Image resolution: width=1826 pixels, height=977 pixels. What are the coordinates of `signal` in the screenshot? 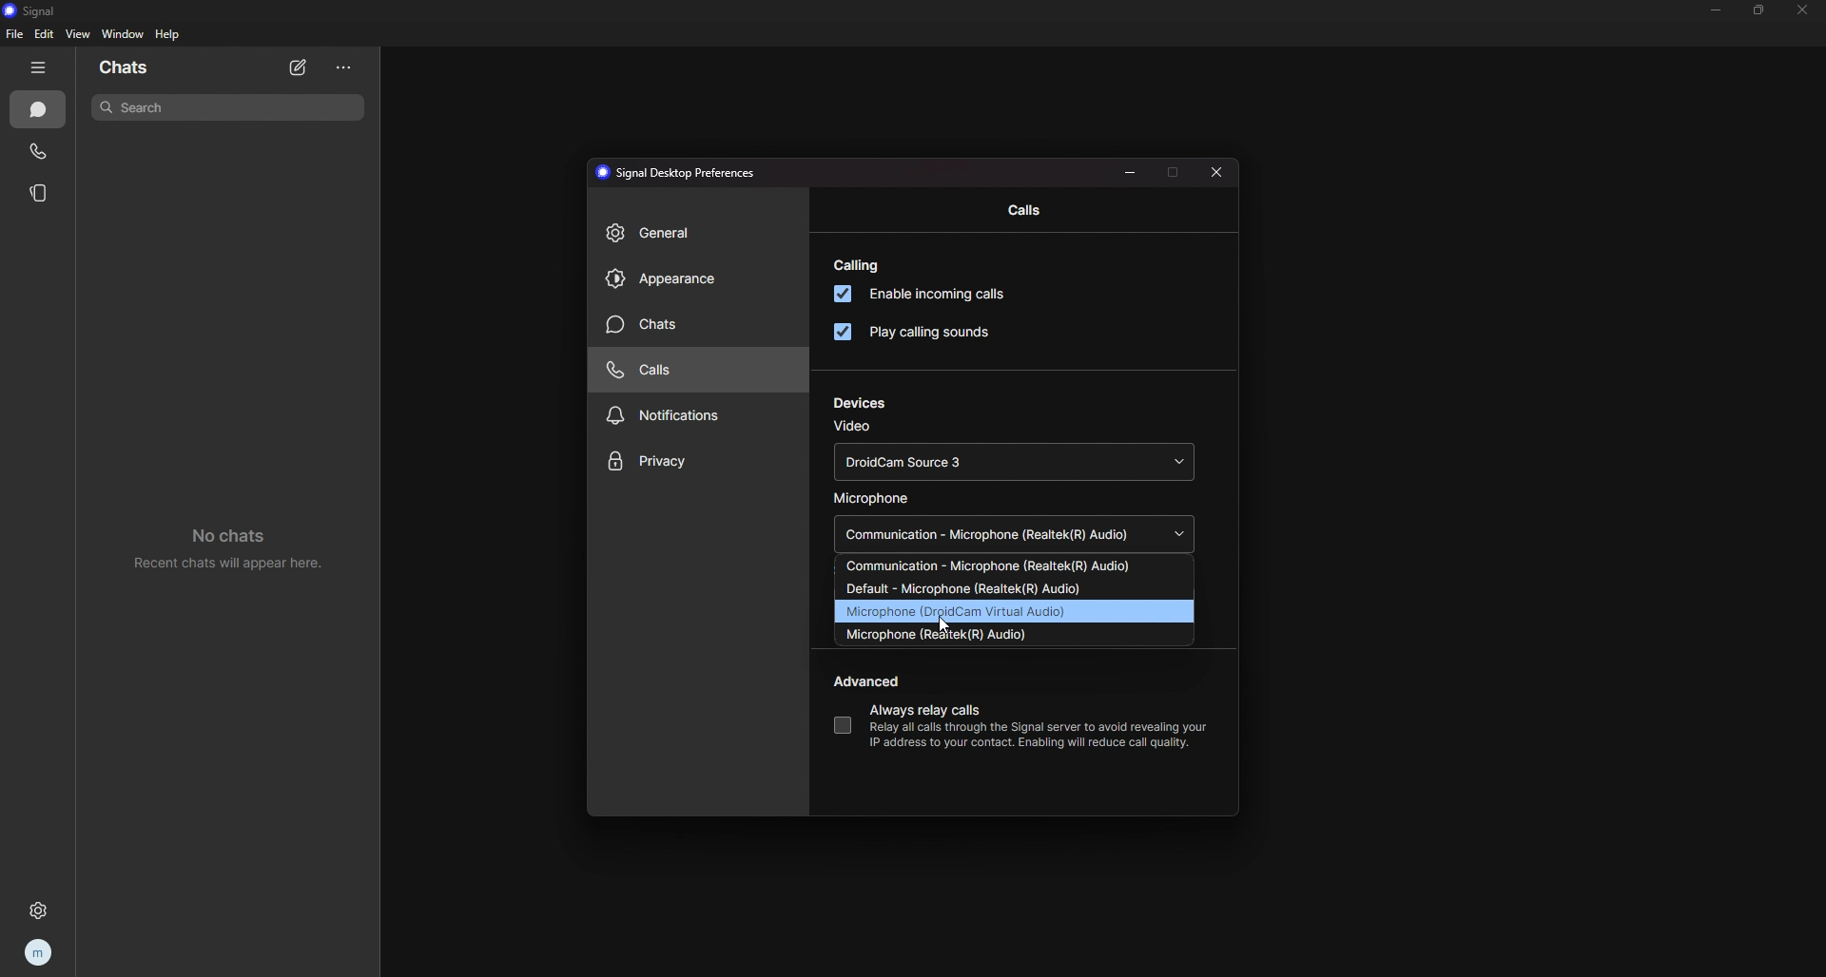 It's located at (45, 10).